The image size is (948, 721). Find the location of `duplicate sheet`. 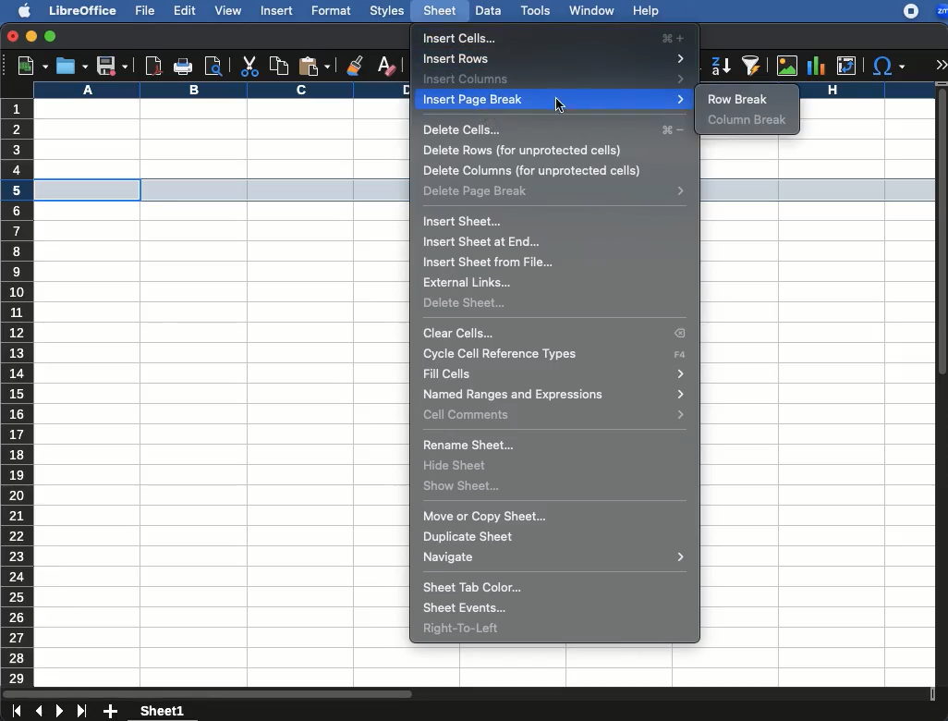

duplicate sheet is located at coordinates (469, 538).